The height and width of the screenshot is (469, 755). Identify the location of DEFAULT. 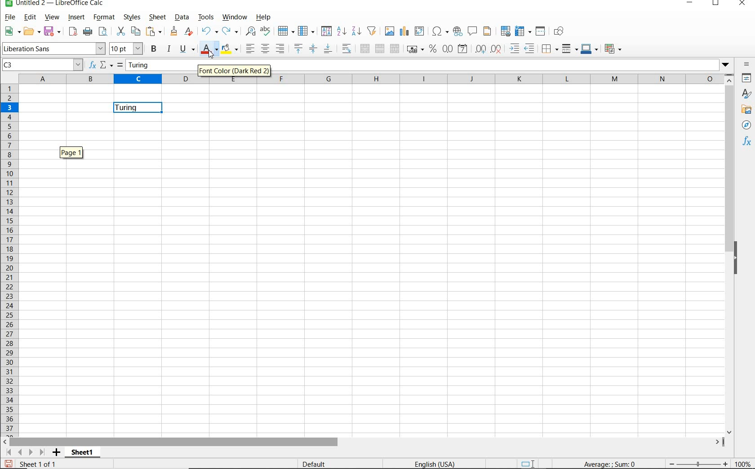
(314, 463).